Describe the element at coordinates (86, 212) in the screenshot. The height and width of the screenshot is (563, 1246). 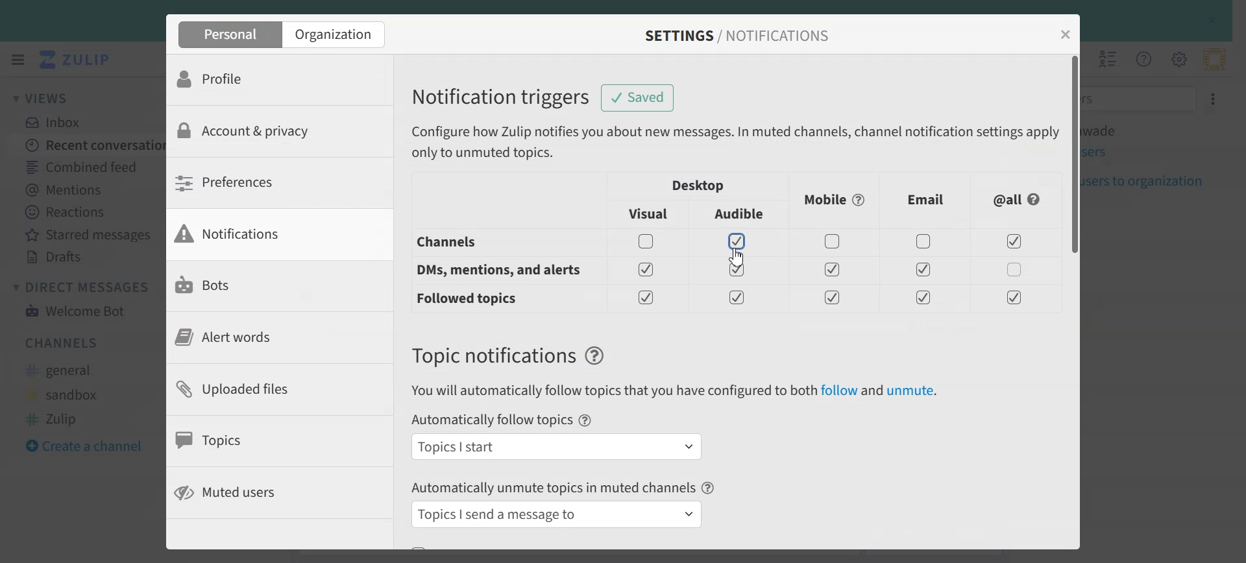
I see `Reactions` at that location.